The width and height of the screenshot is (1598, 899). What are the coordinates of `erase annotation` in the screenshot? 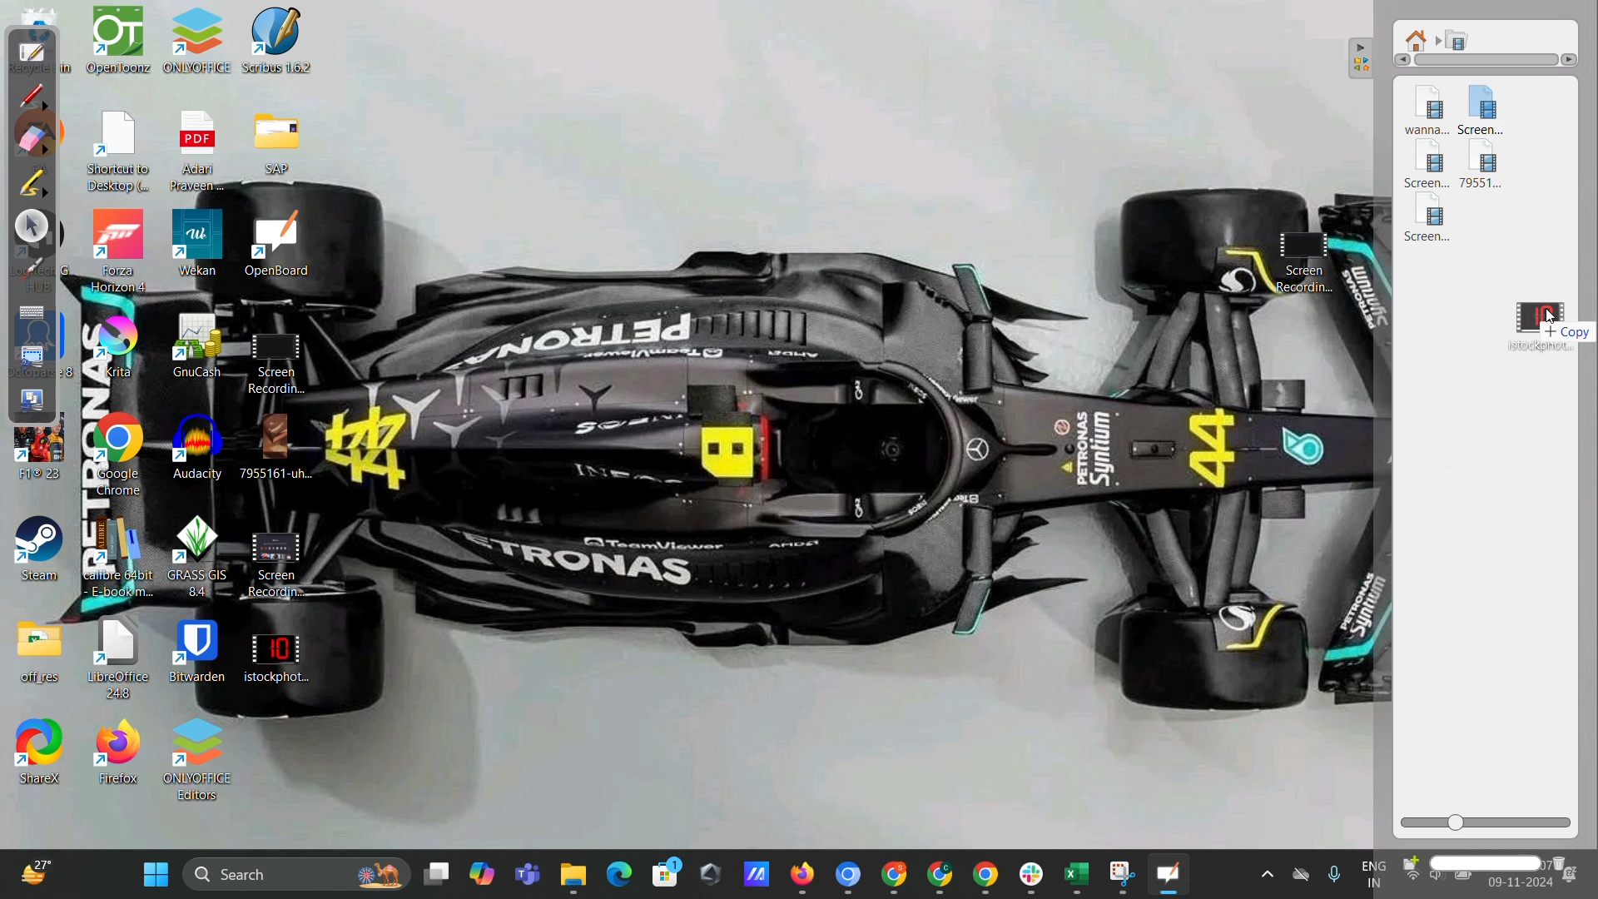 It's located at (39, 140).